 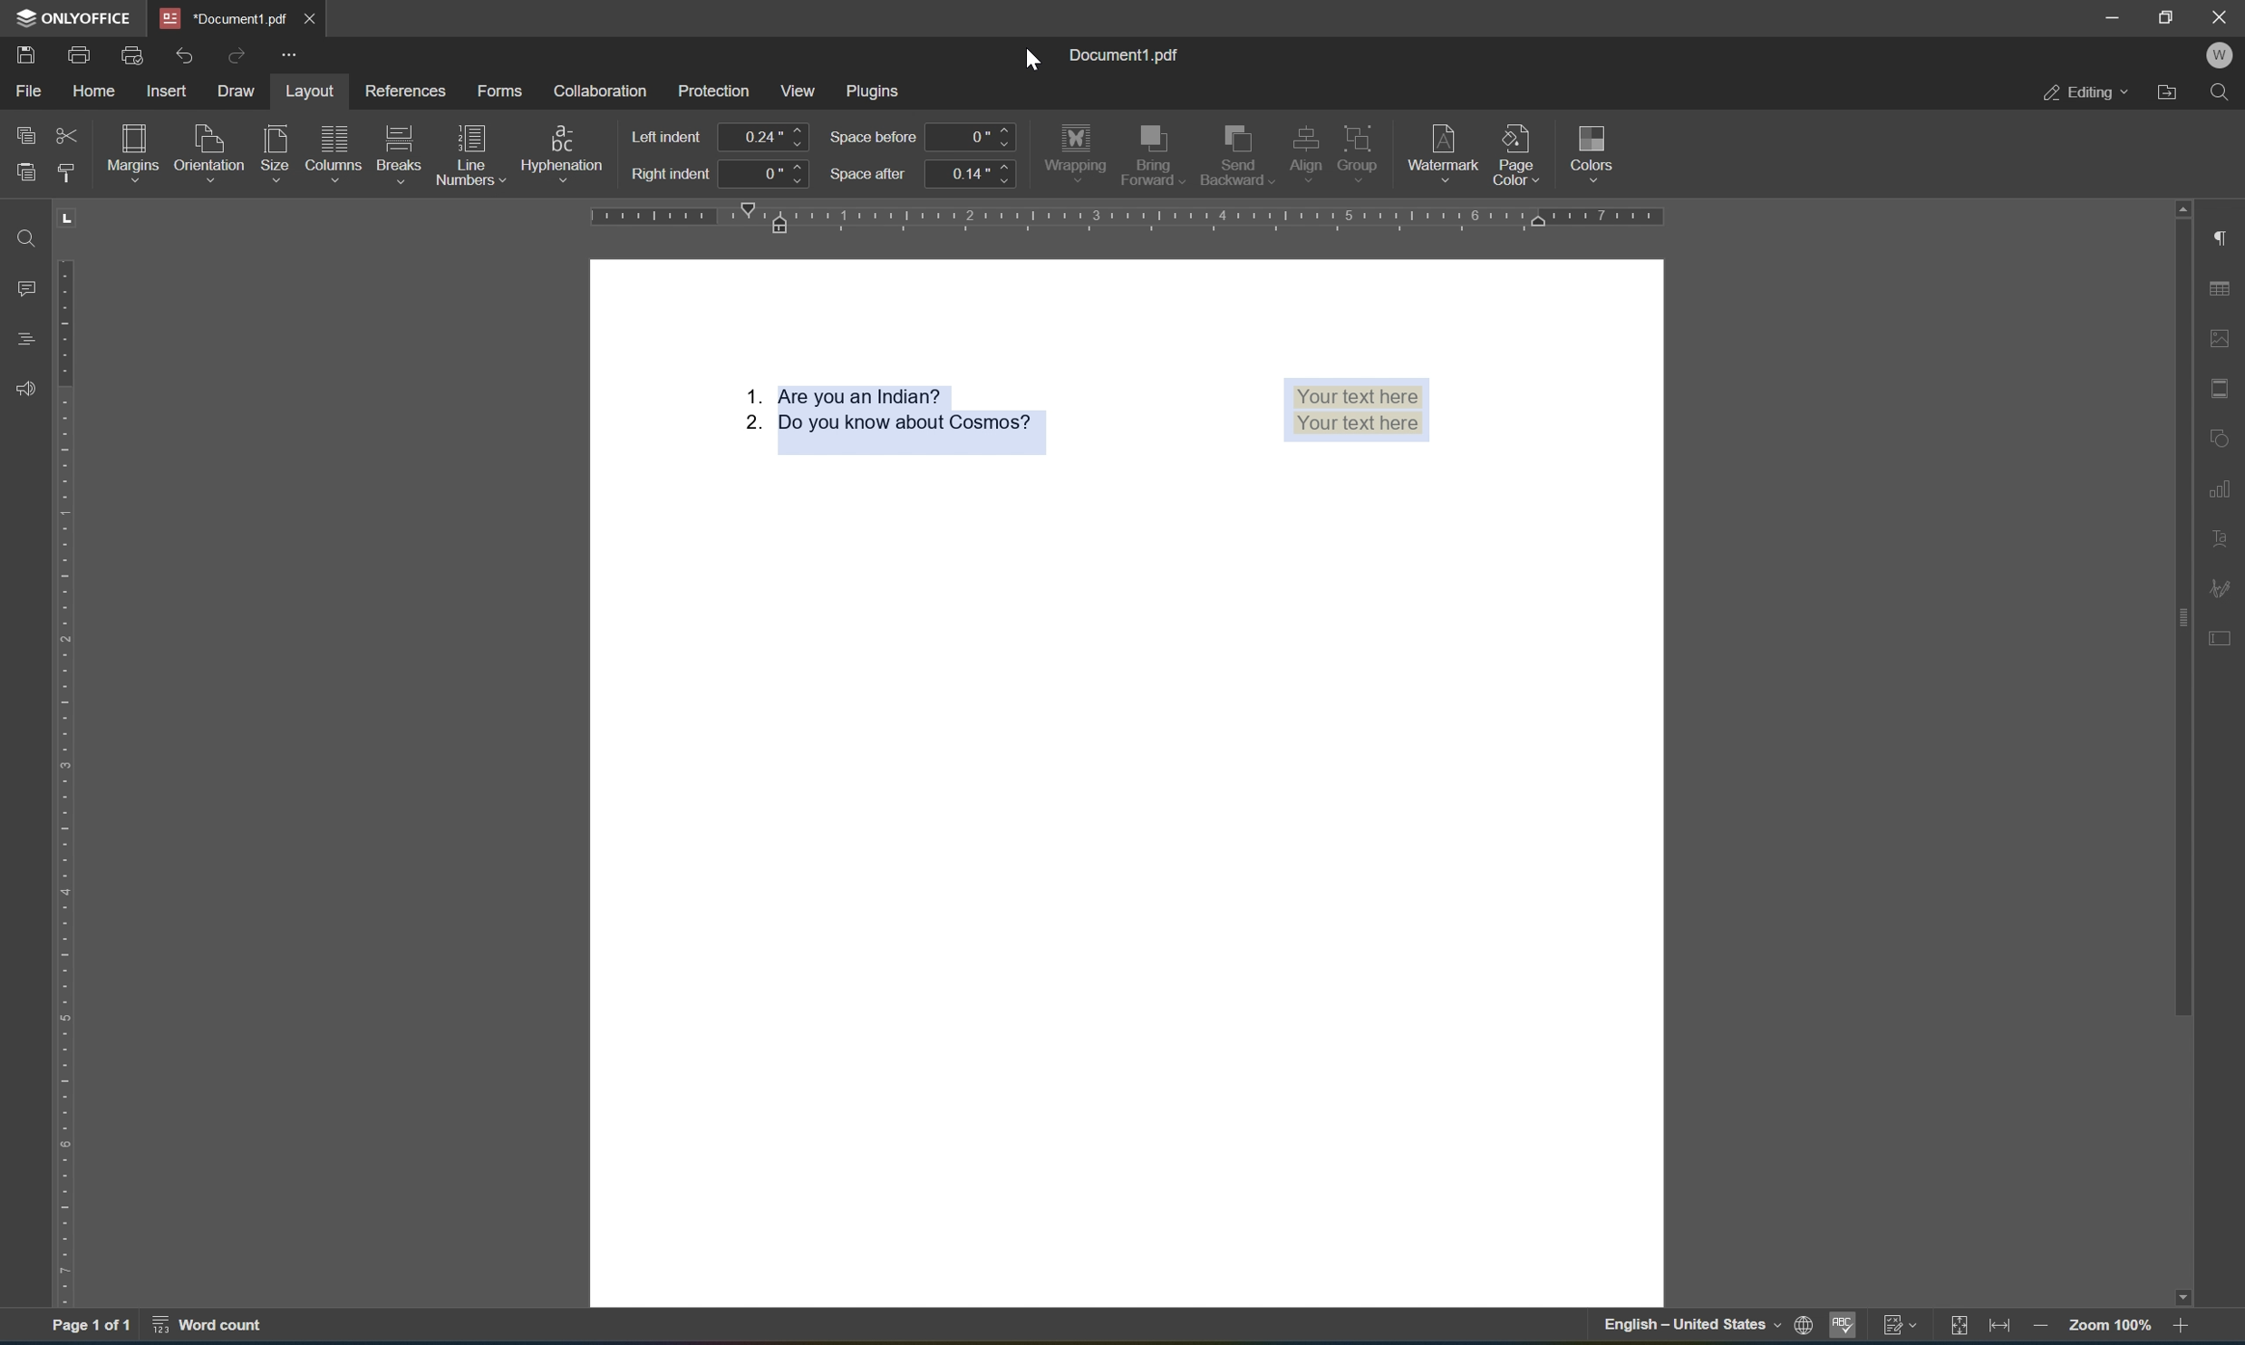 What do you see at coordinates (2185, 608) in the screenshot?
I see `scroll bar` at bounding box center [2185, 608].